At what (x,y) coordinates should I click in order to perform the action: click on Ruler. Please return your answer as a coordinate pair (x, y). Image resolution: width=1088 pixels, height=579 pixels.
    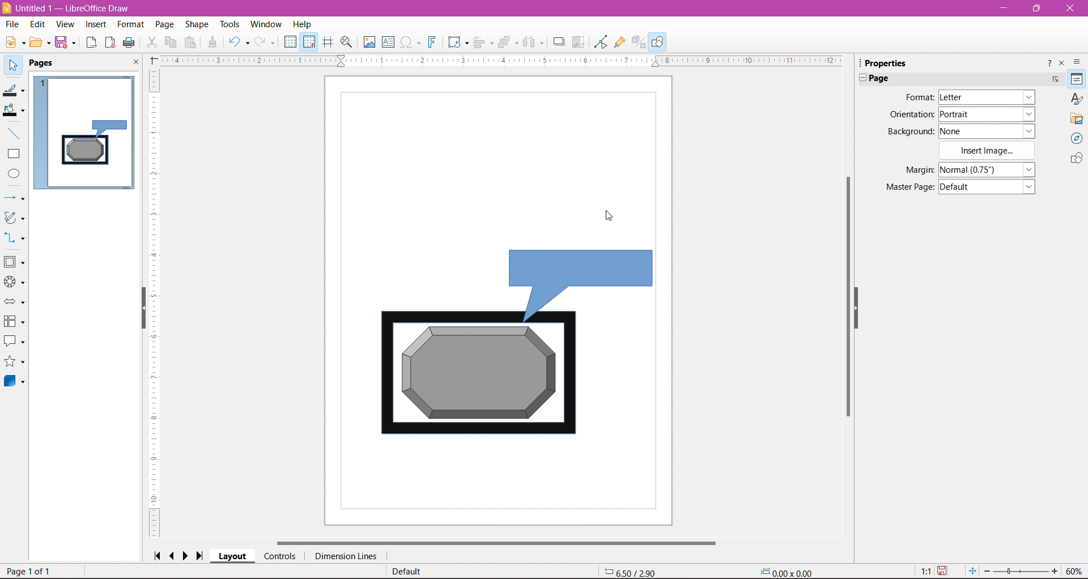
    Looking at the image, I should click on (156, 304).